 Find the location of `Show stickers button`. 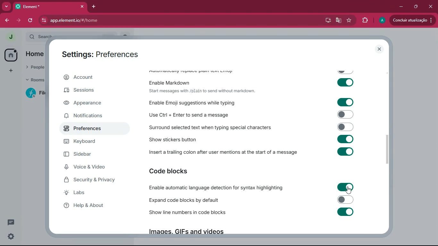

Show stickers button is located at coordinates (252, 139).